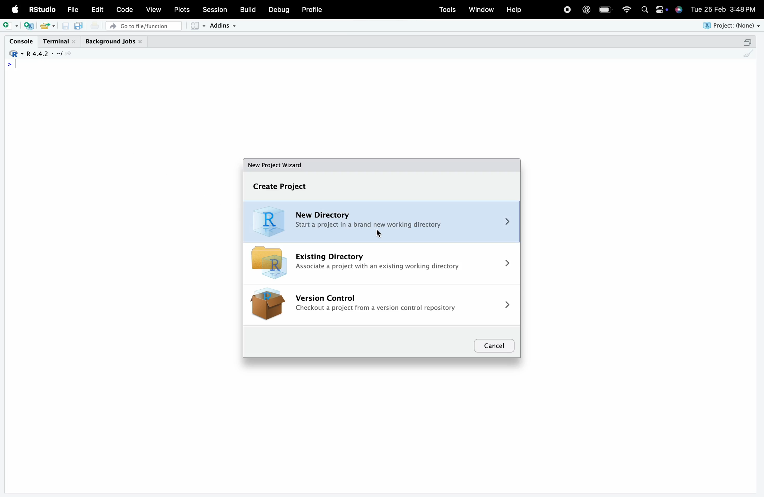 The height and width of the screenshot is (497, 764). What do you see at coordinates (276, 165) in the screenshot?
I see `New Project Wizard` at bounding box center [276, 165].